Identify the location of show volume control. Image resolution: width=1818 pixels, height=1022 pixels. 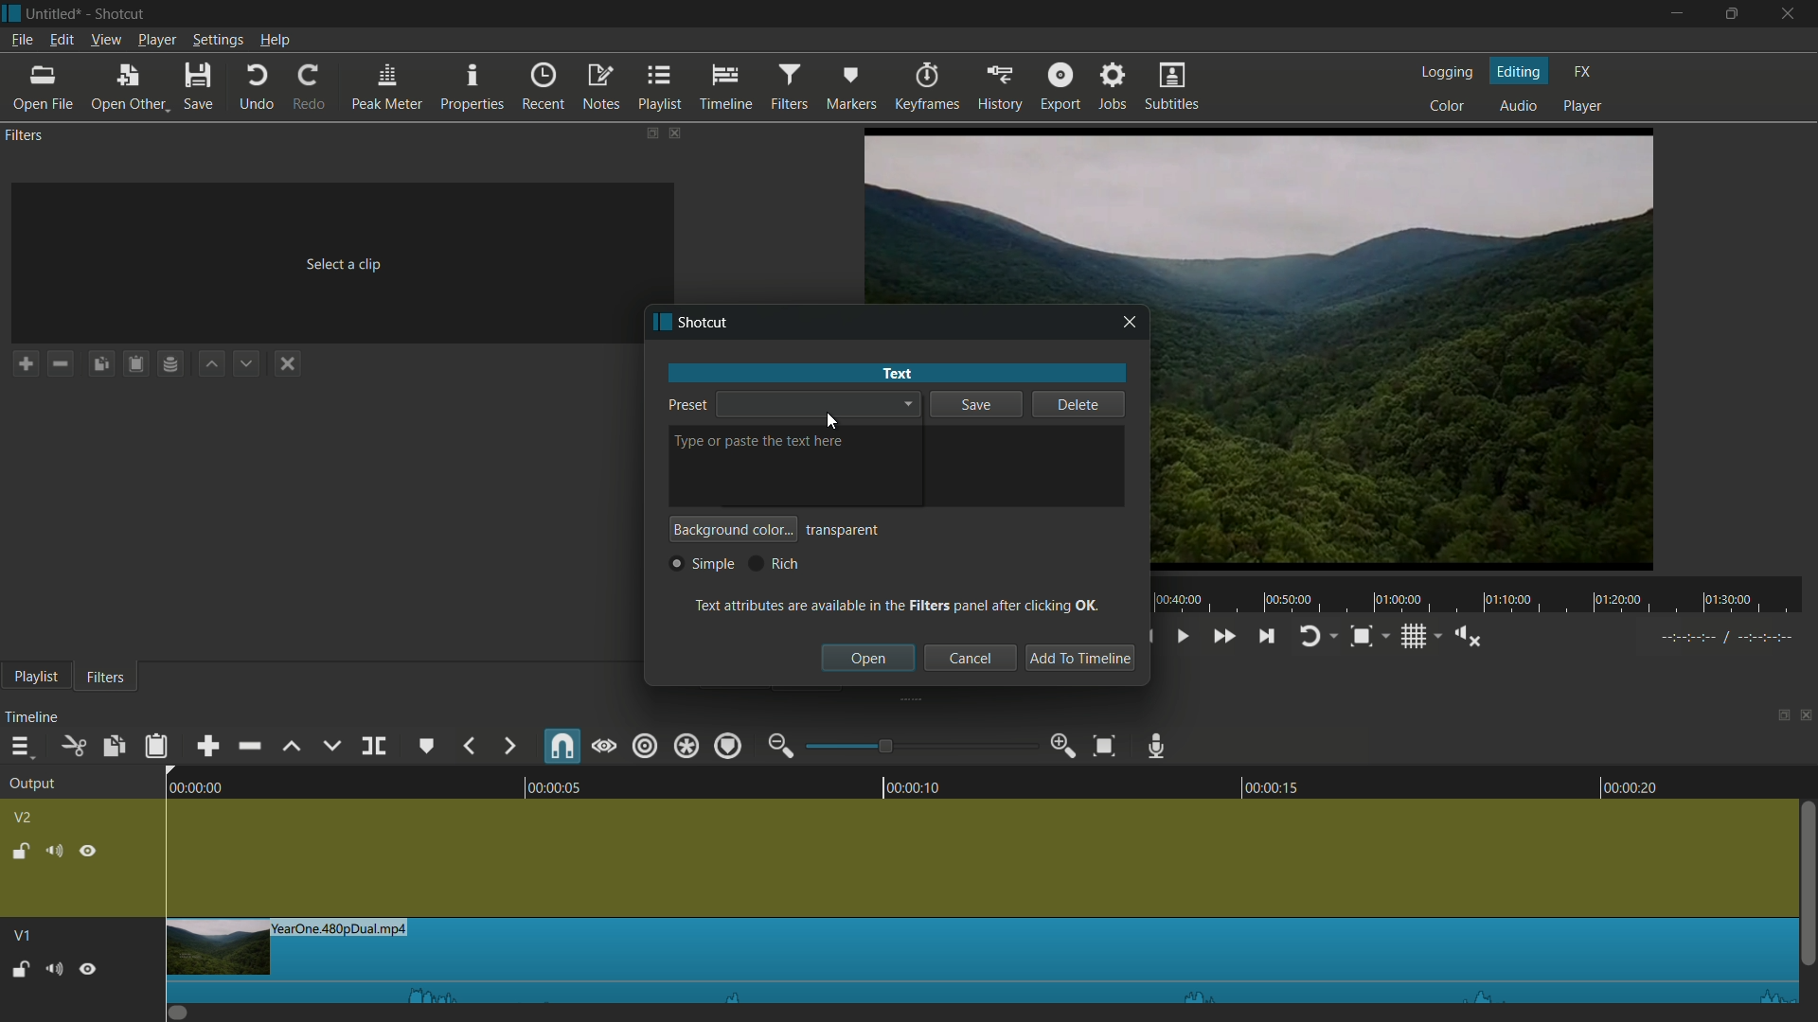
(1467, 634).